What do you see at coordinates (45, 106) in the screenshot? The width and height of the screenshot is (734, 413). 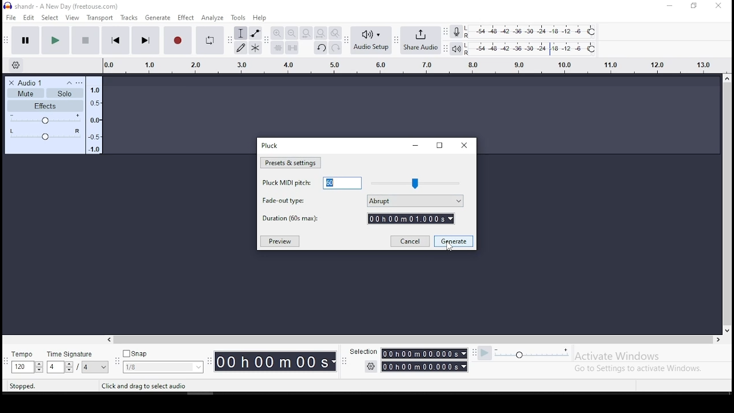 I see `effects` at bounding box center [45, 106].